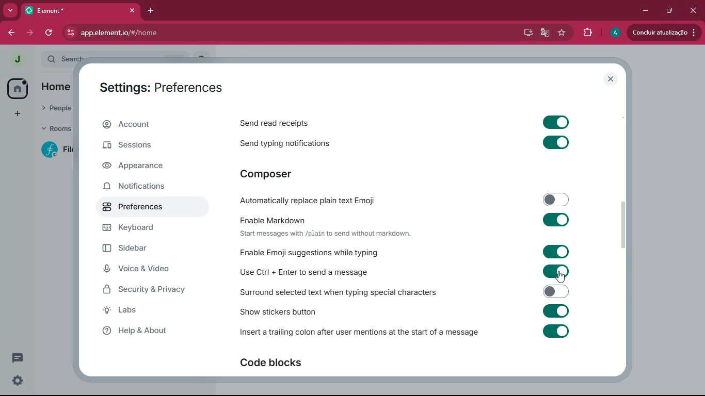  I want to click on add tab, so click(152, 11).